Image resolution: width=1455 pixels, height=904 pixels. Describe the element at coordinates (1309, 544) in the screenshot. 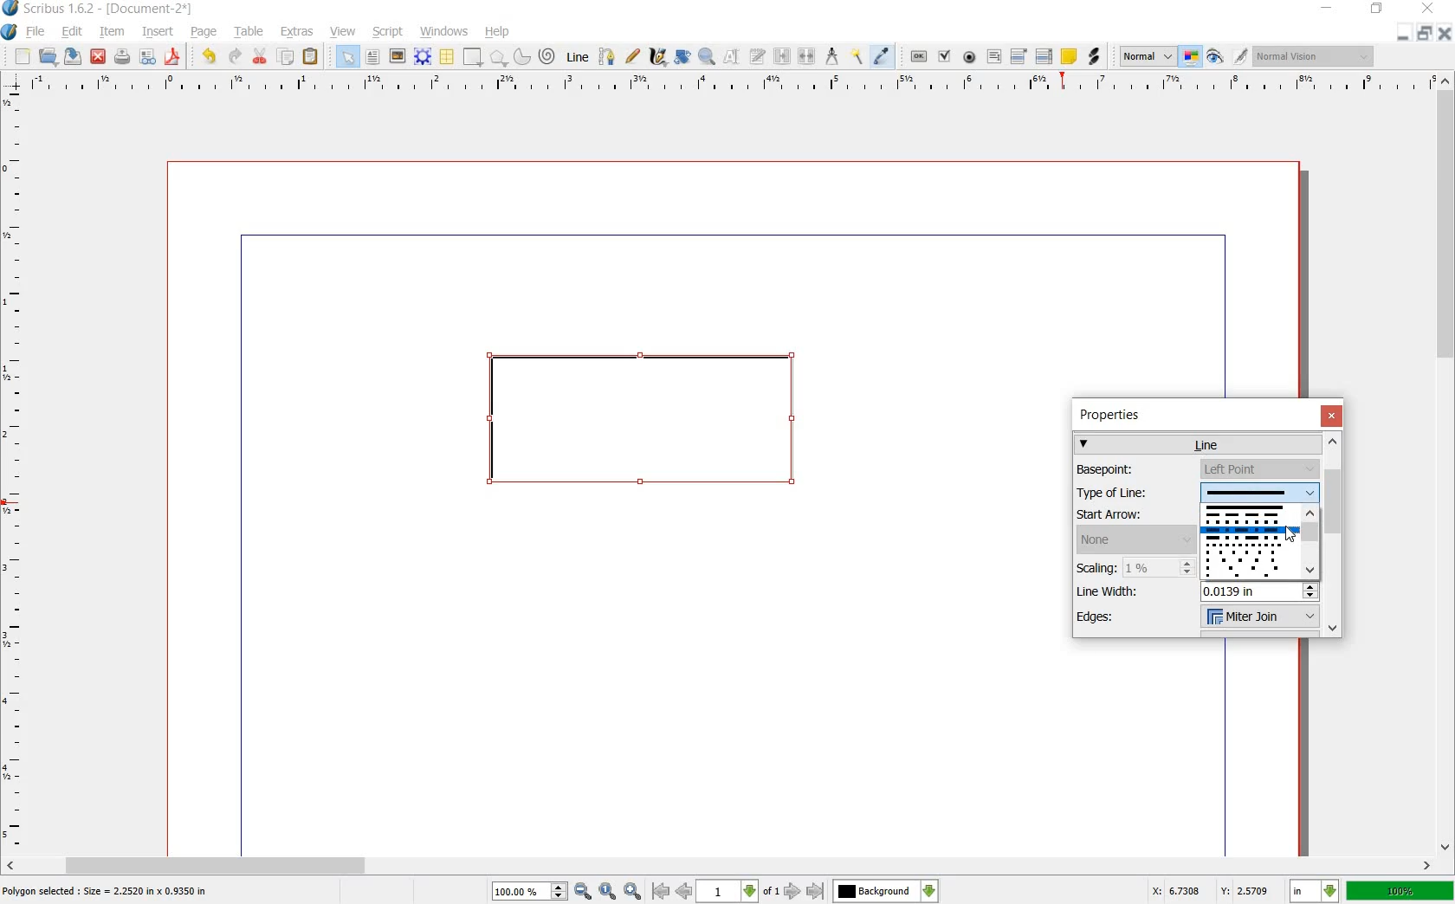

I see `scrollbar` at that location.